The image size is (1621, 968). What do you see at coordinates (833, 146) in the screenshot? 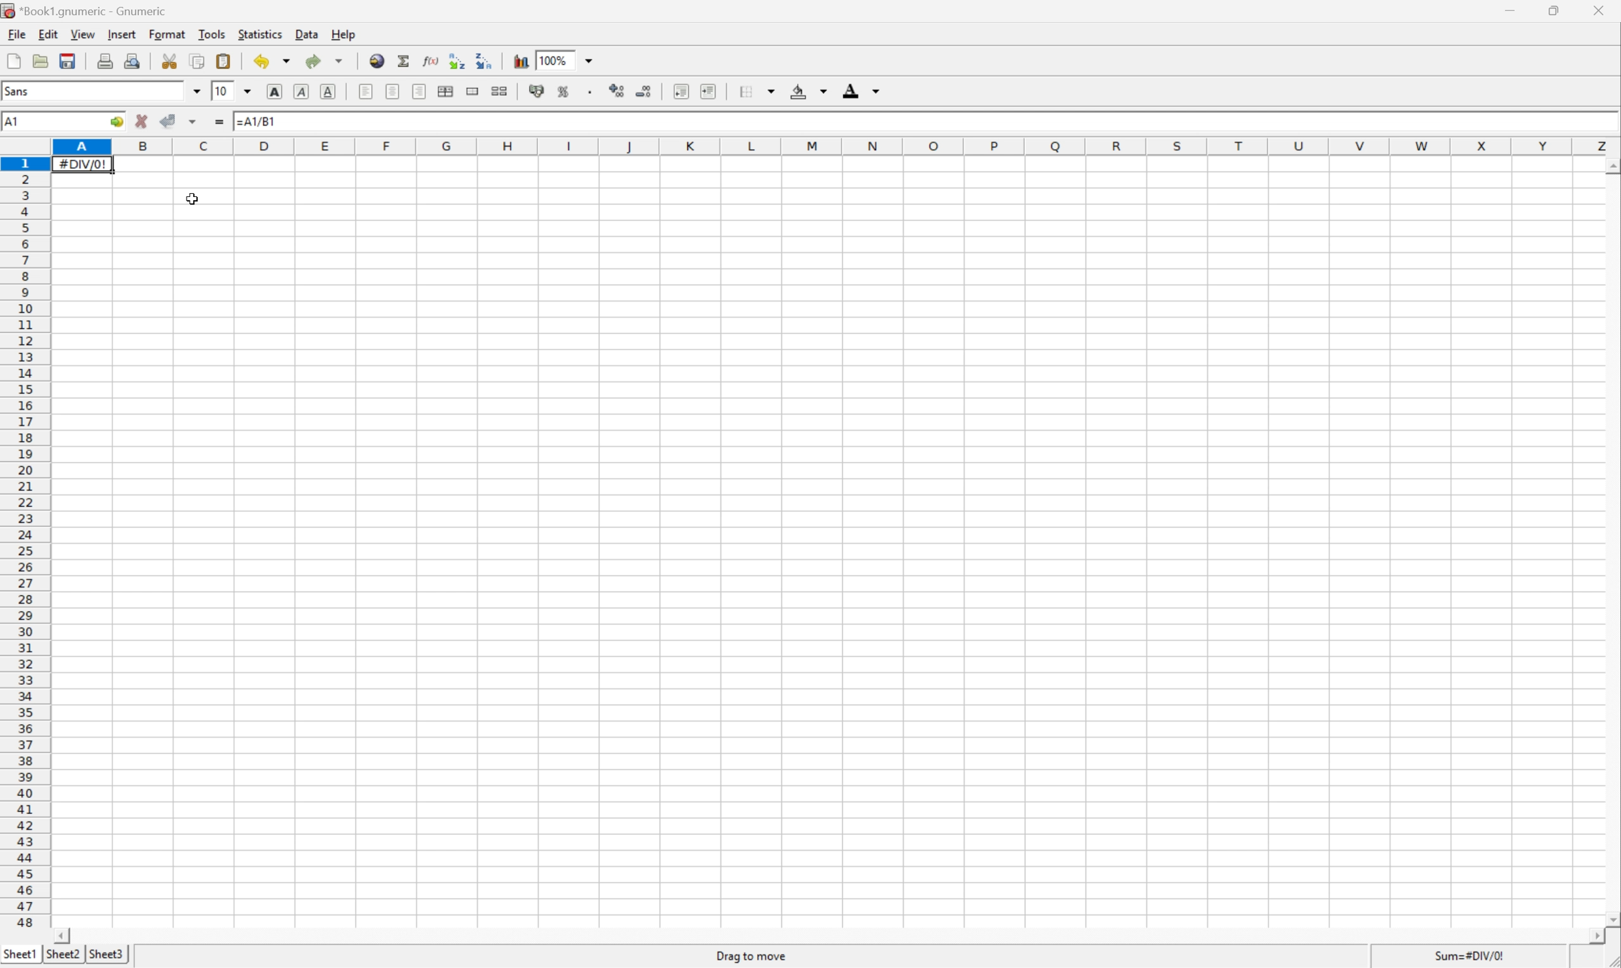
I see `Column names` at bounding box center [833, 146].